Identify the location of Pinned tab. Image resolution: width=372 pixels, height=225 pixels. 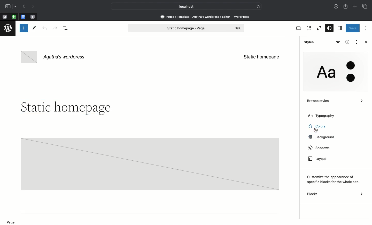
(24, 17).